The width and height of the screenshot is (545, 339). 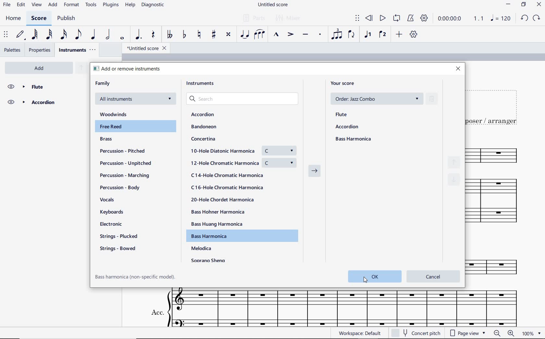 I want to click on eighth note, so click(x=77, y=35).